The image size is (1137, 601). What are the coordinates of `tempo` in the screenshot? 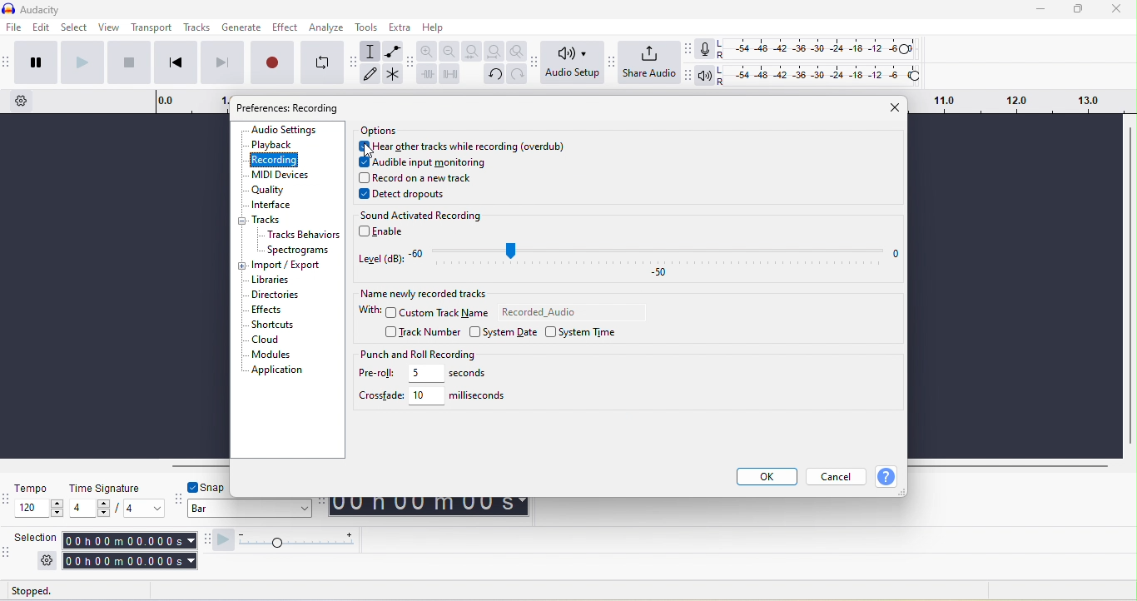 It's located at (41, 502).